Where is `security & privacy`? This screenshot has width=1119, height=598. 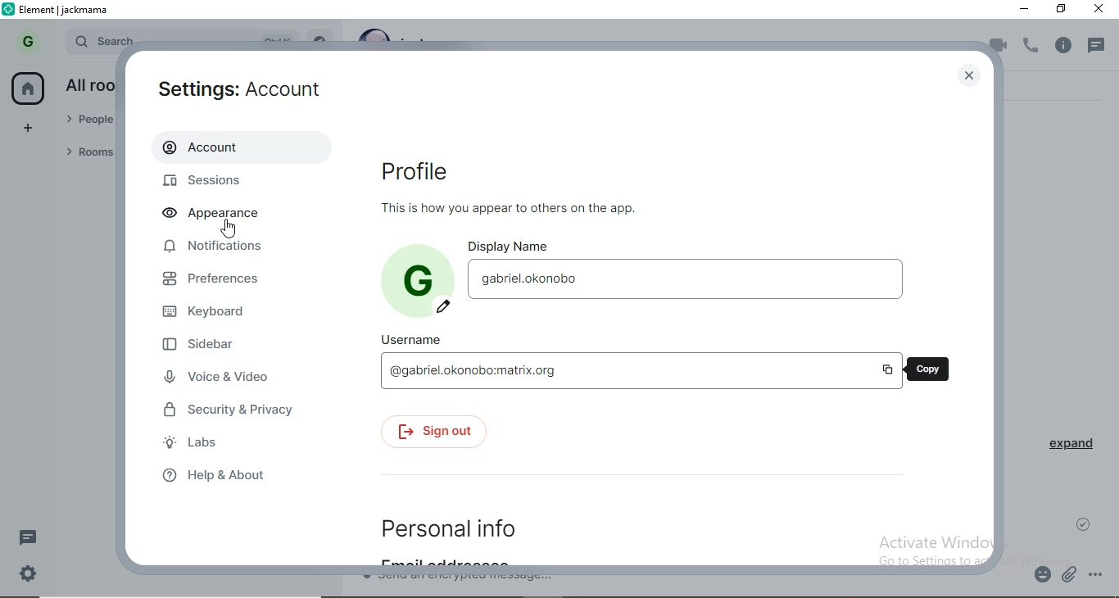 security & privacy is located at coordinates (234, 406).